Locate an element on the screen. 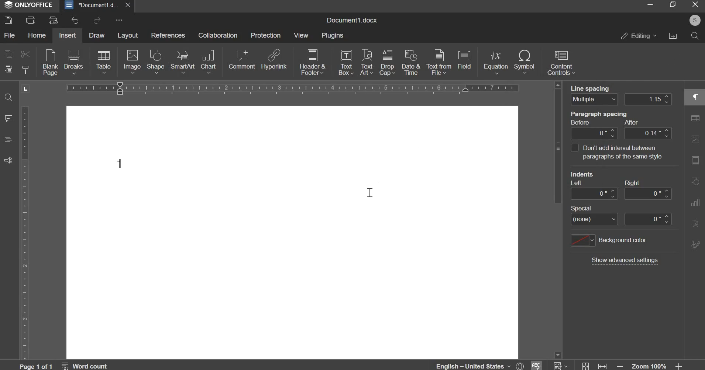  word count is located at coordinates (85, 365).